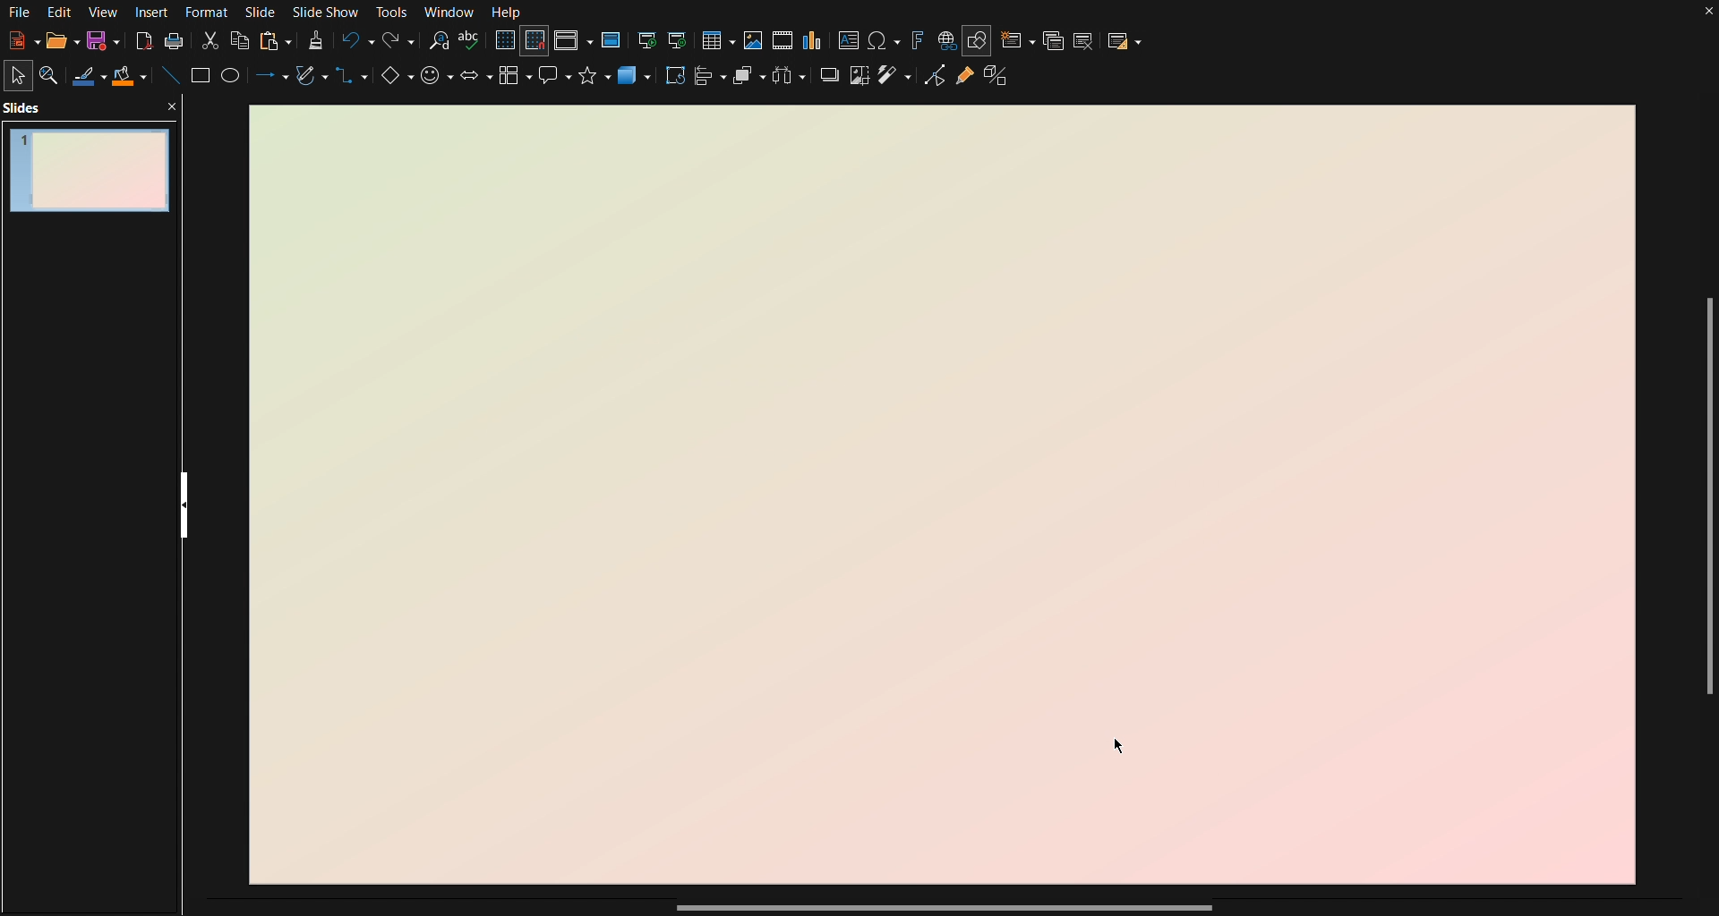  I want to click on Insert graph, so click(814, 40).